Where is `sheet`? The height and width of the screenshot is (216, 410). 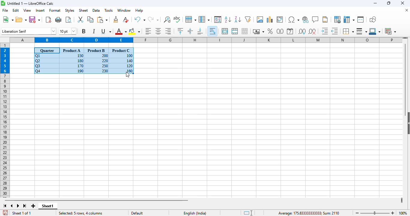
sheet is located at coordinates (83, 10).